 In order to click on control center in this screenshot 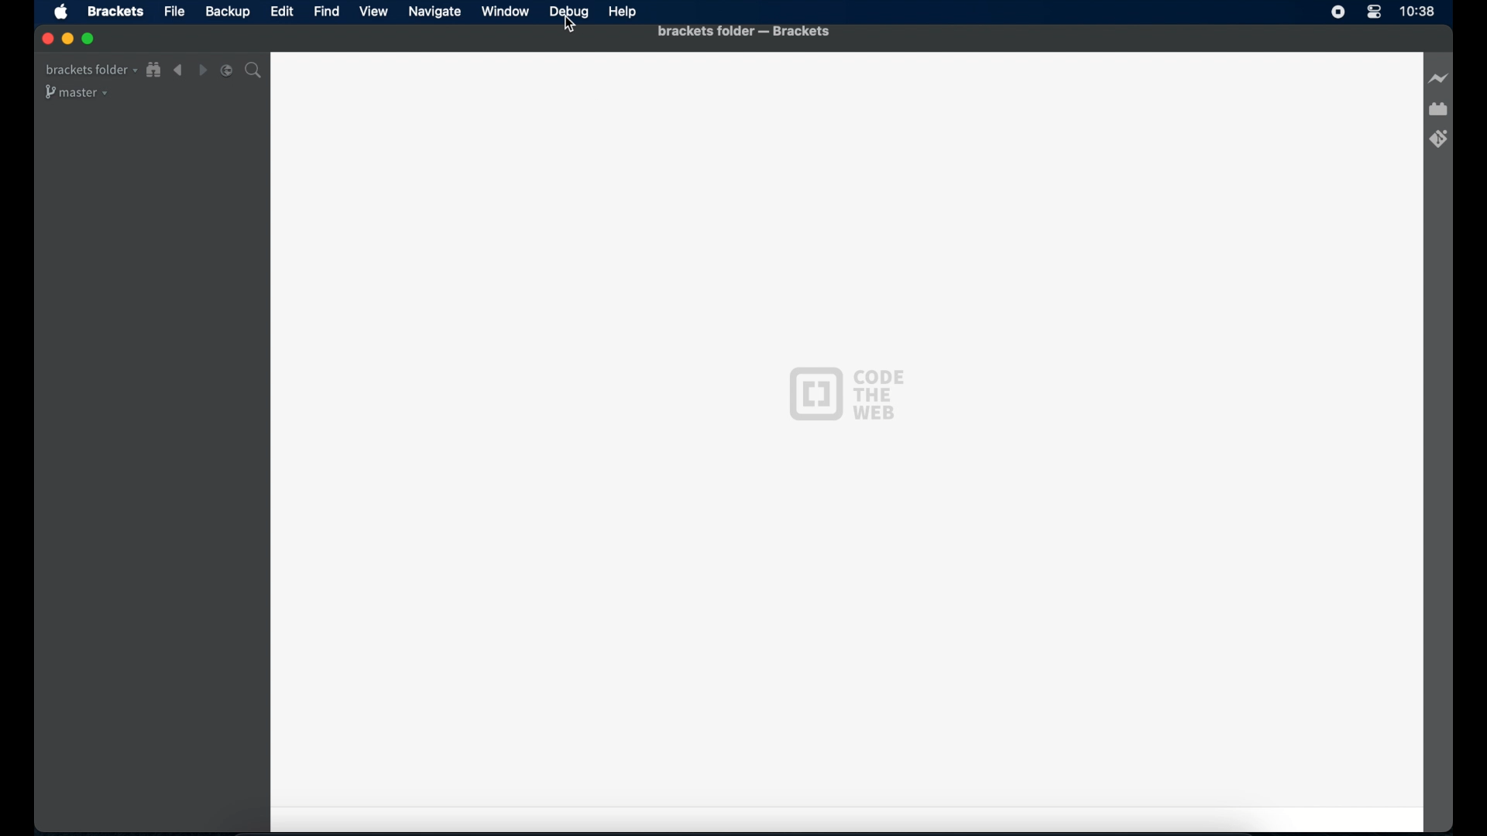, I will do `click(1373, 12)`.